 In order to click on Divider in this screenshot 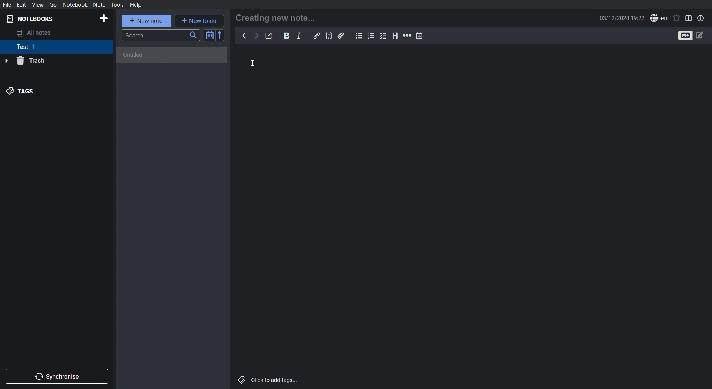, I will do `click(473, 210)`.